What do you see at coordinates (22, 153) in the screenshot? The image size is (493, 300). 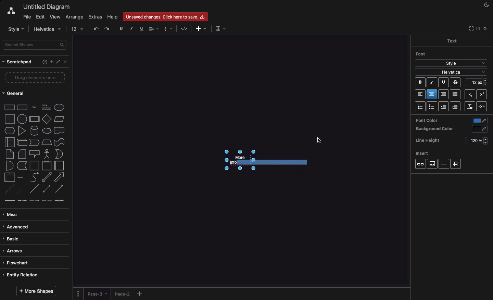 I see `card` at bounding box center [22, 153].